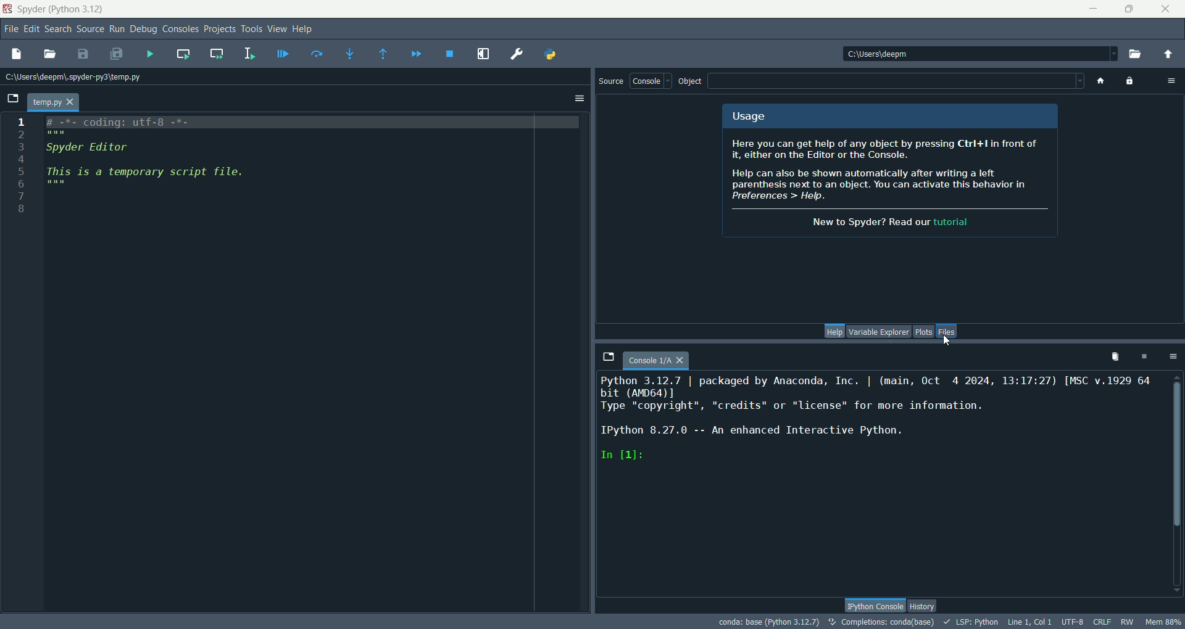  I want to click on remove, so click(1112, 356).